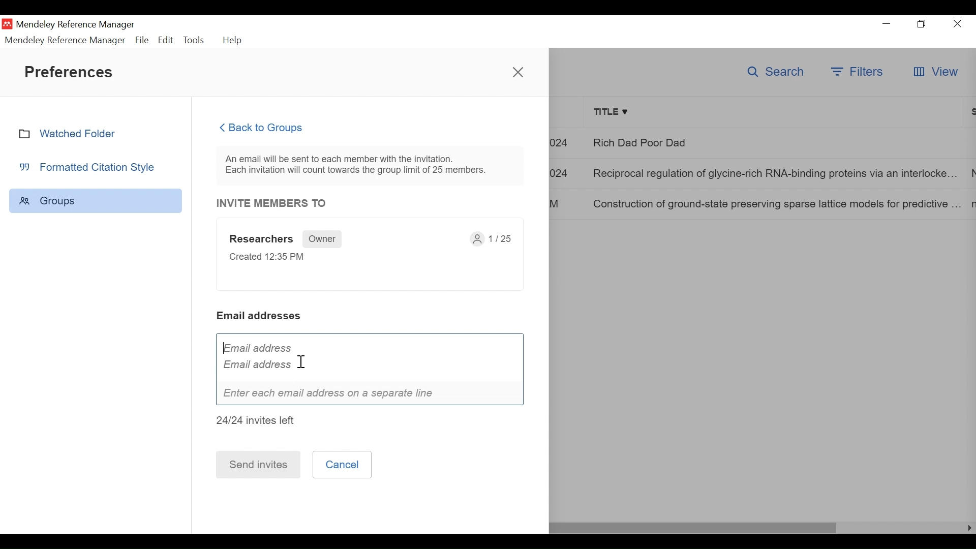 The height and width of the screenshot is (549, 976). I want to click on Preferences, so click(72, 72).